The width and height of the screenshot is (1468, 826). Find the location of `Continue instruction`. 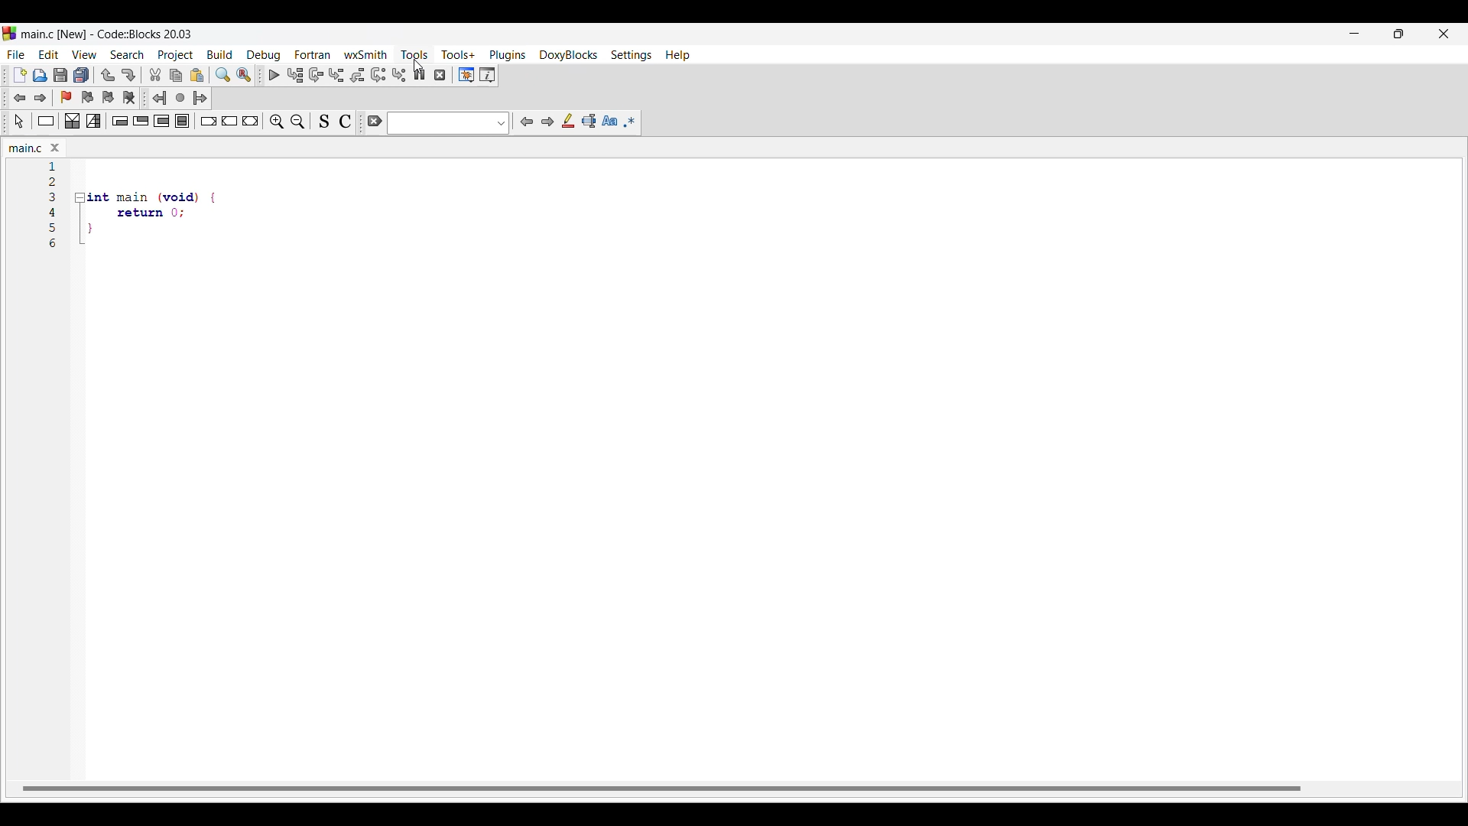

Continue instruction is located at coordinates (230, 121).